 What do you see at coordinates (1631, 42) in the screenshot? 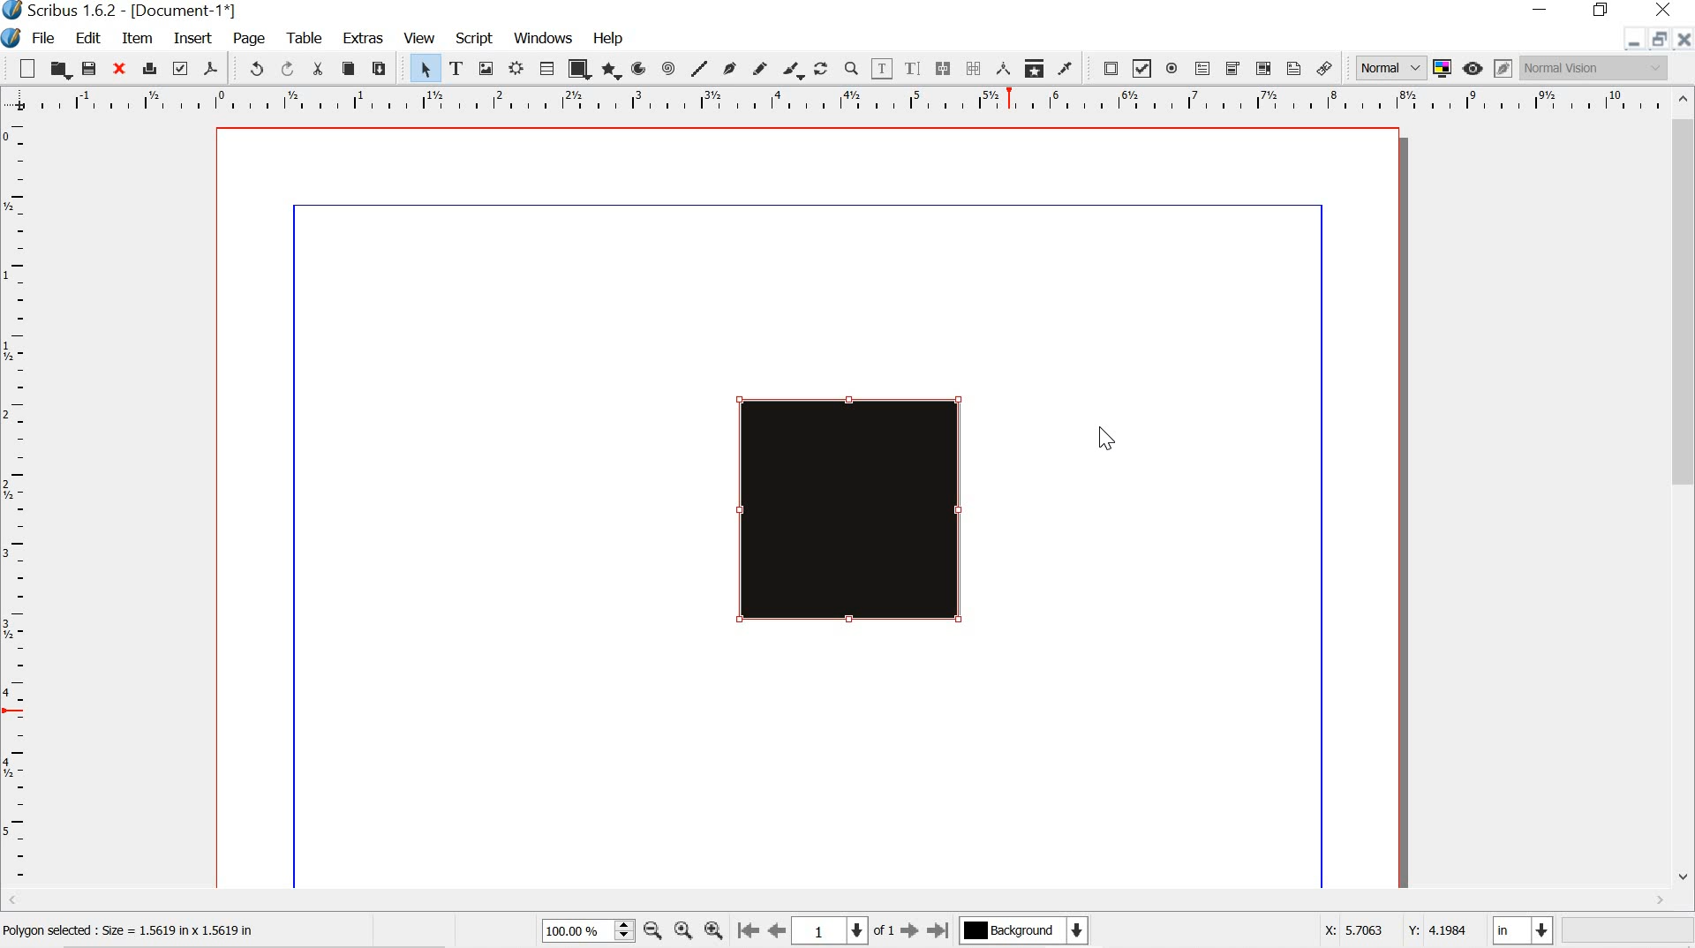
I see `minimize` at bounding box center [1631, 42].